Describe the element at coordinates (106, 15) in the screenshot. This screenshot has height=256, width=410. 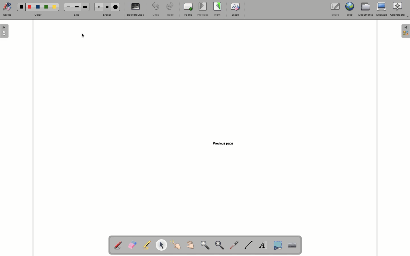
I see `Eraser` at that location.